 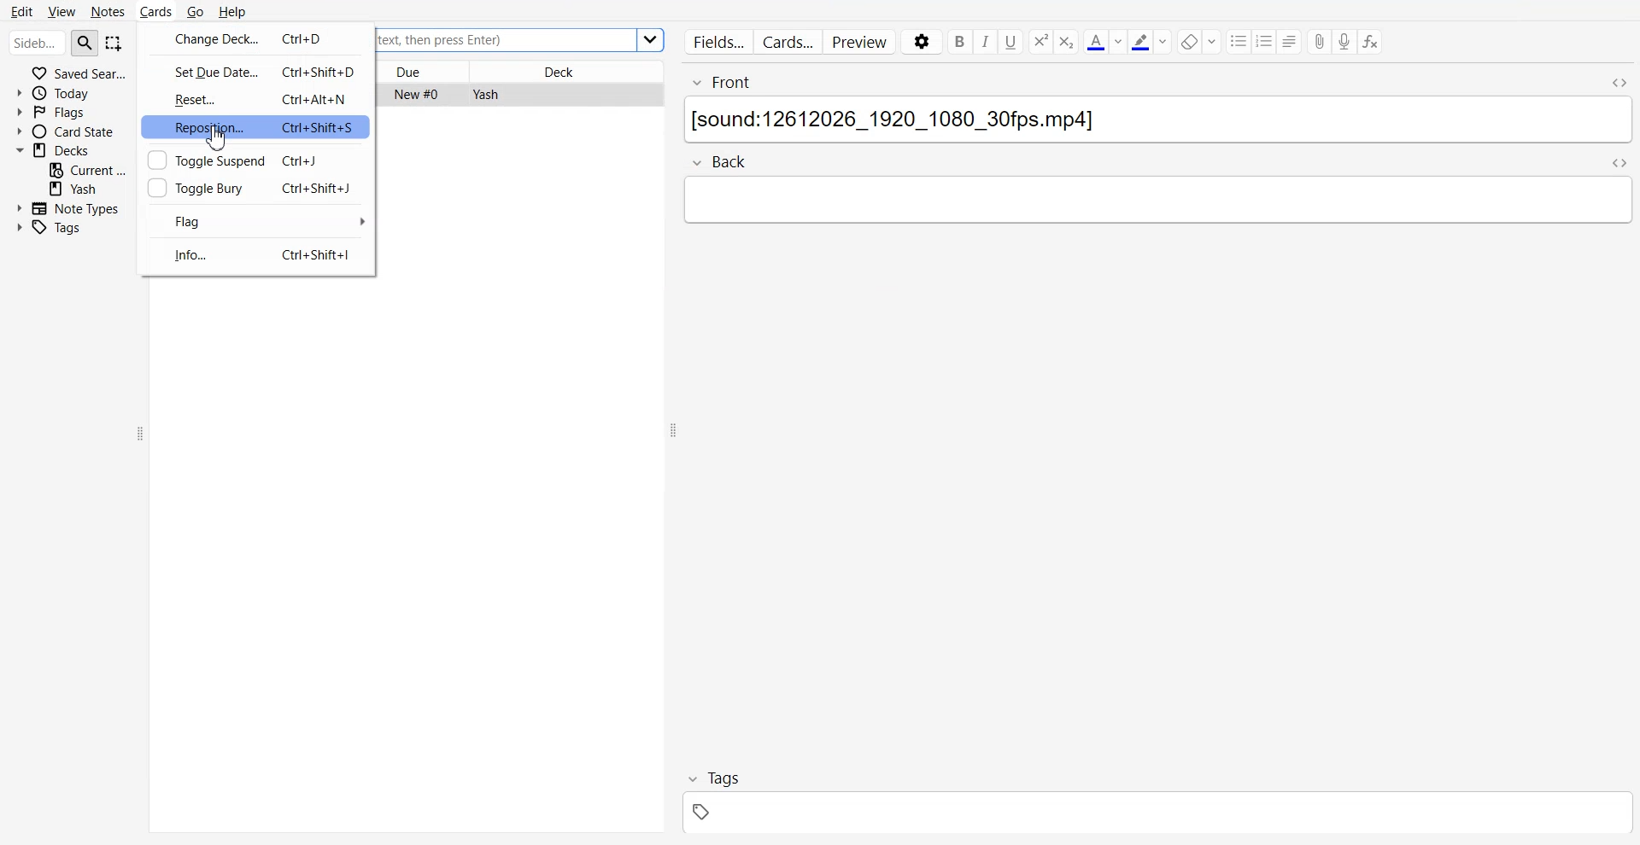 I want to click on Set Due Date, so click(x=196, y=69).